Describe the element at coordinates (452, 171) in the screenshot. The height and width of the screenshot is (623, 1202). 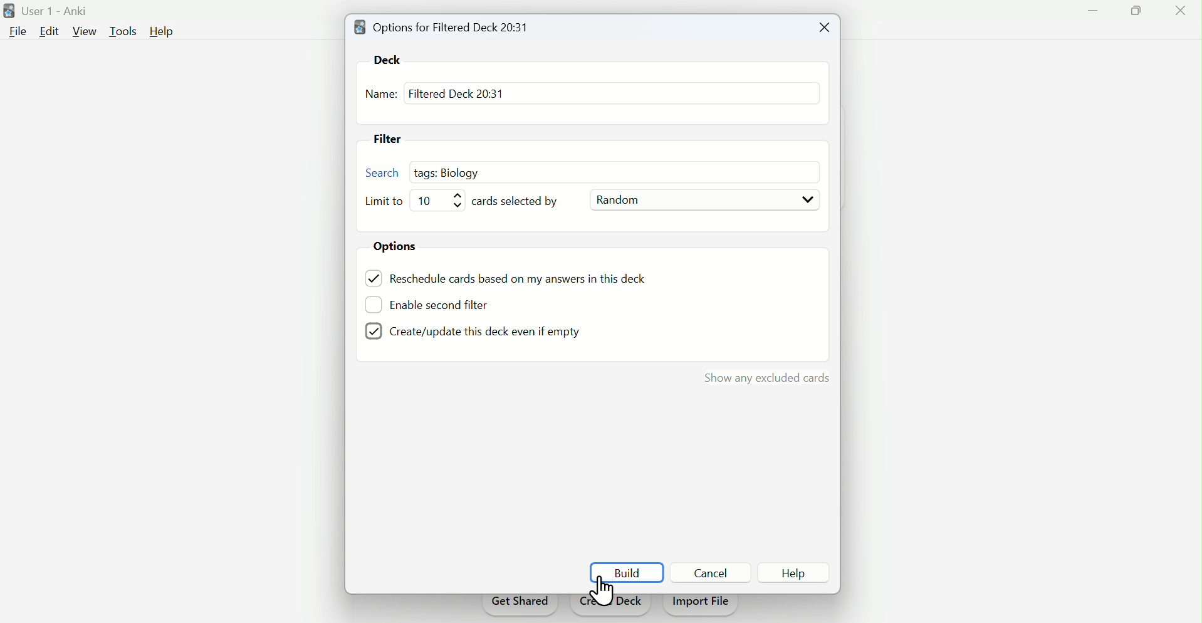
I see `tags: biology` at that location.